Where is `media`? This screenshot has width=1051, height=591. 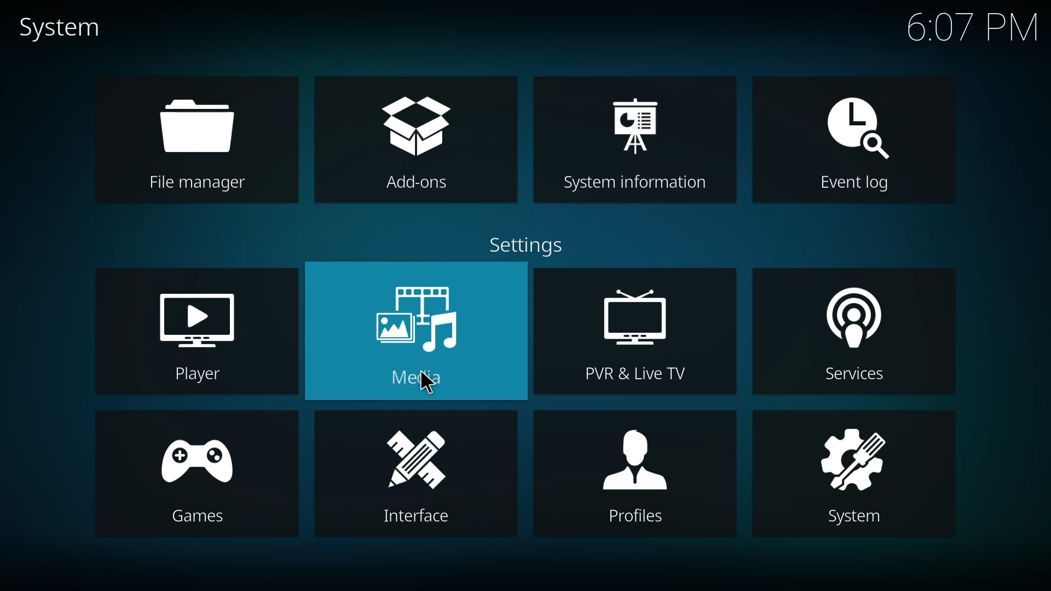 media is located at coordinates (418, 317).